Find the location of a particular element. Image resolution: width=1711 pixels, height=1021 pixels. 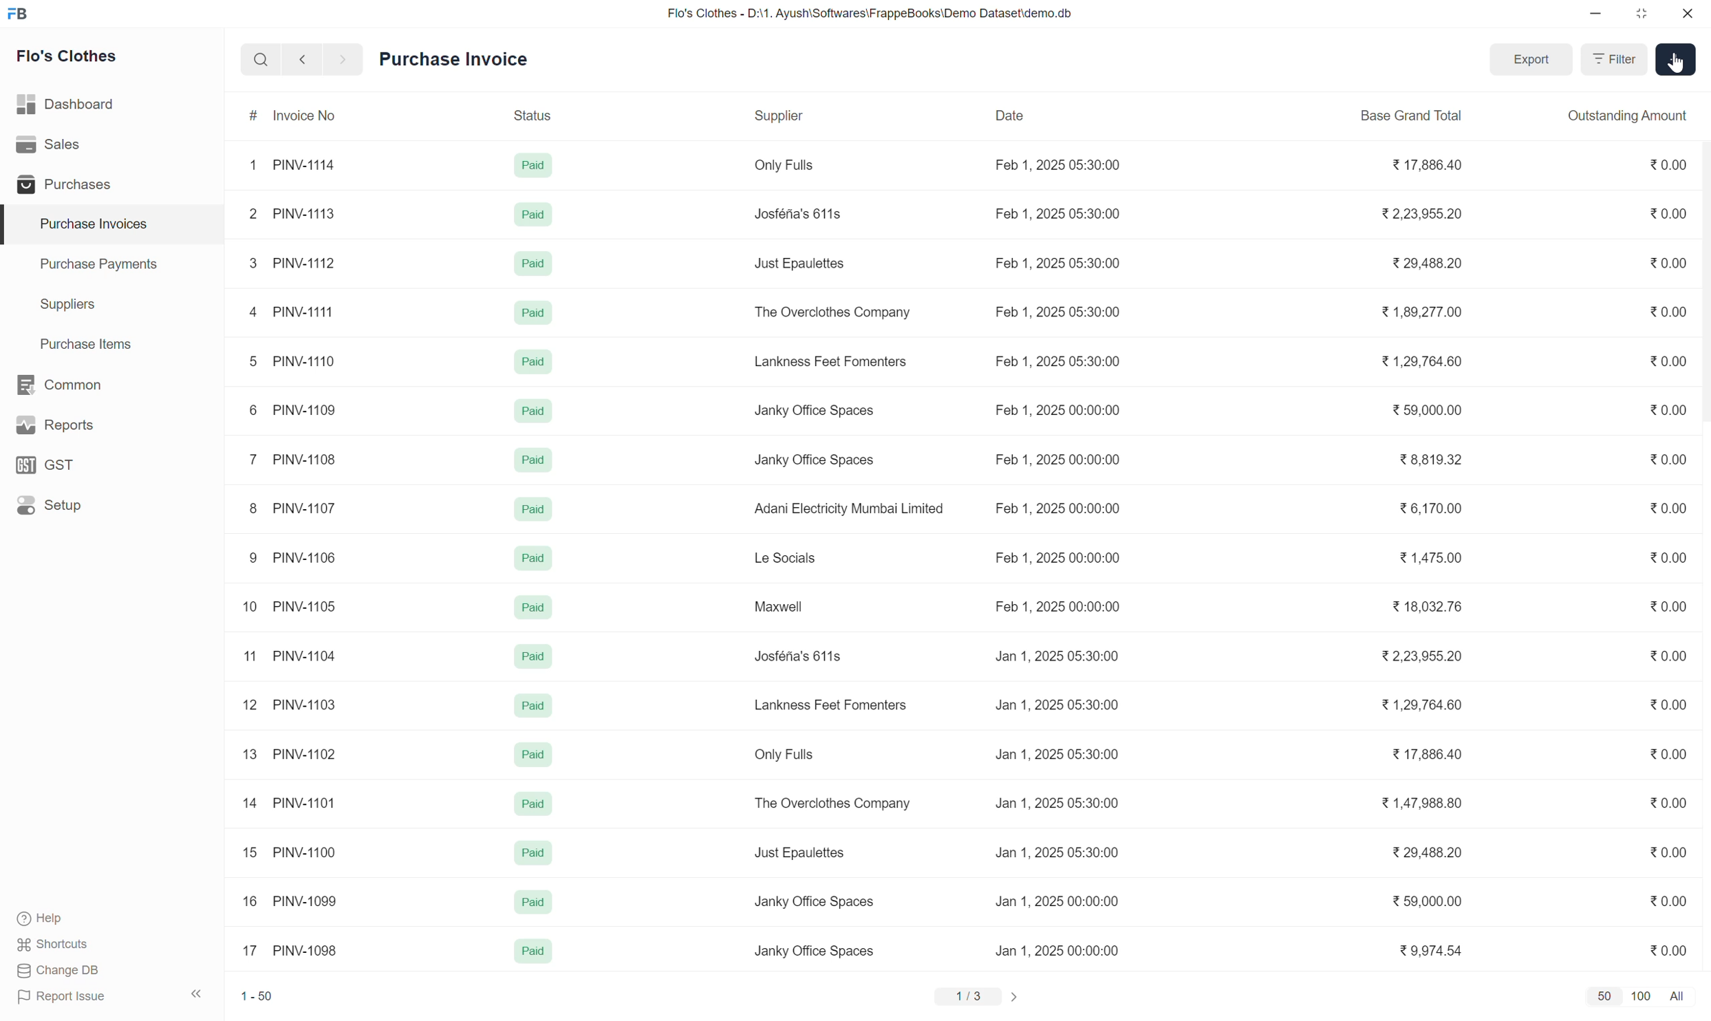

3 PINV-1112 is located at coordinates (292, 263).